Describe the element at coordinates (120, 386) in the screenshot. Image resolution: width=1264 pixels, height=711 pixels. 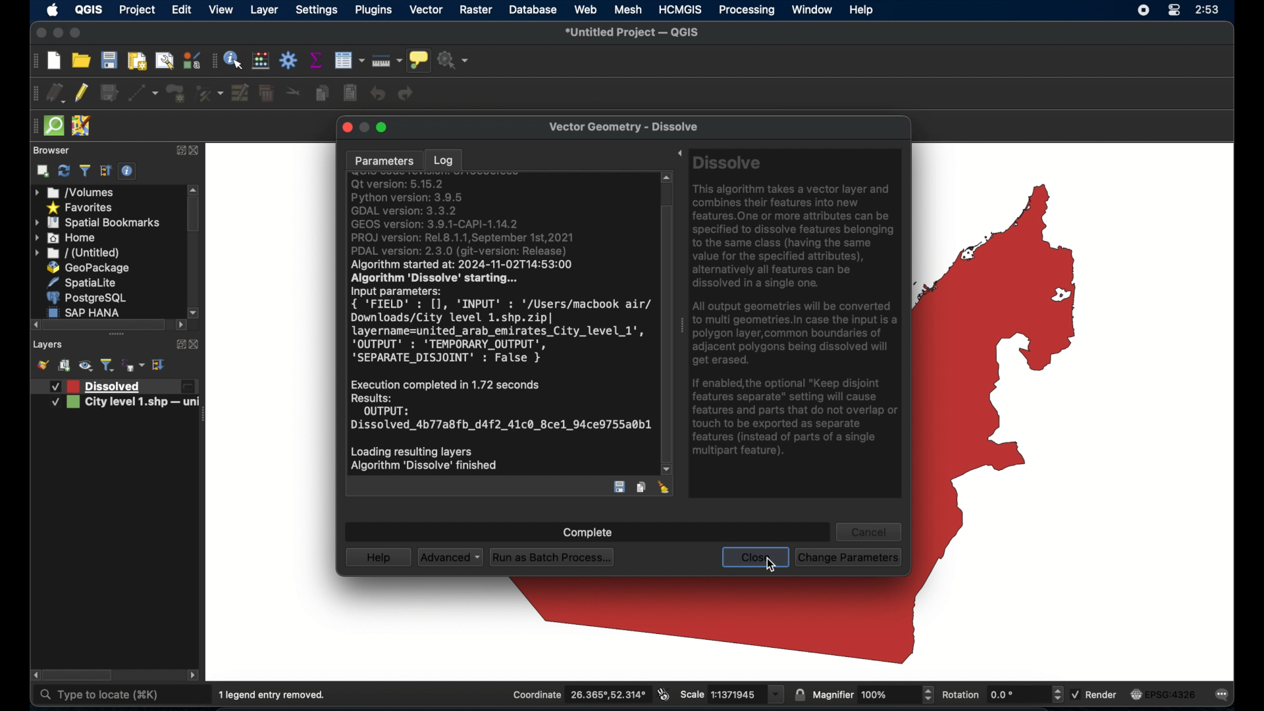
I see `dissolved layer created` at that location.